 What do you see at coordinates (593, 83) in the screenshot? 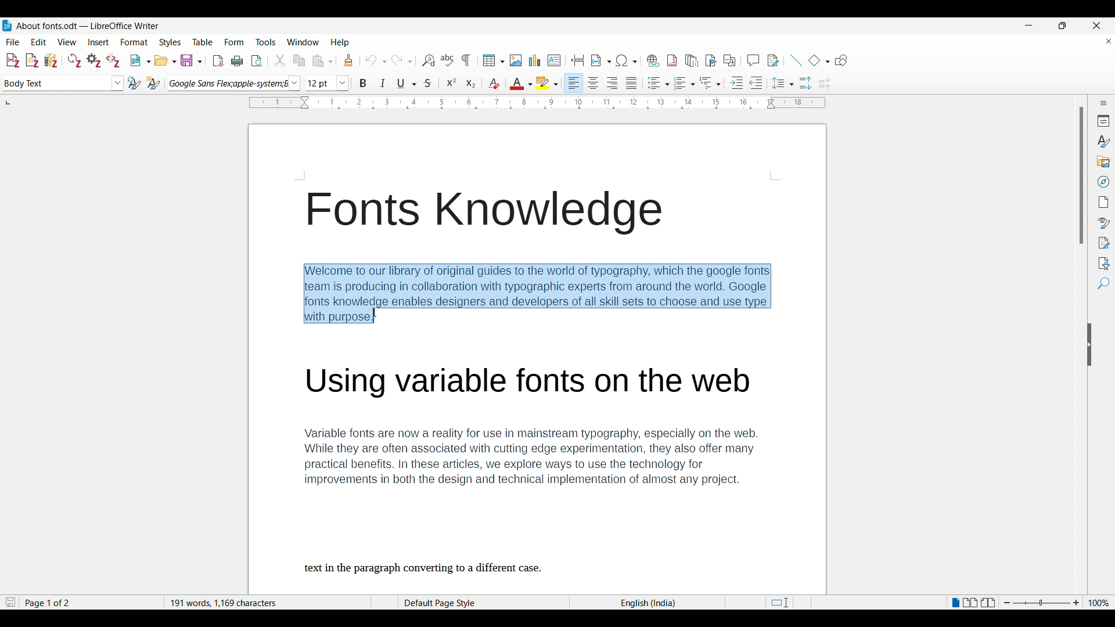
I see `Centre alignment` at bounding box center [593, 83].